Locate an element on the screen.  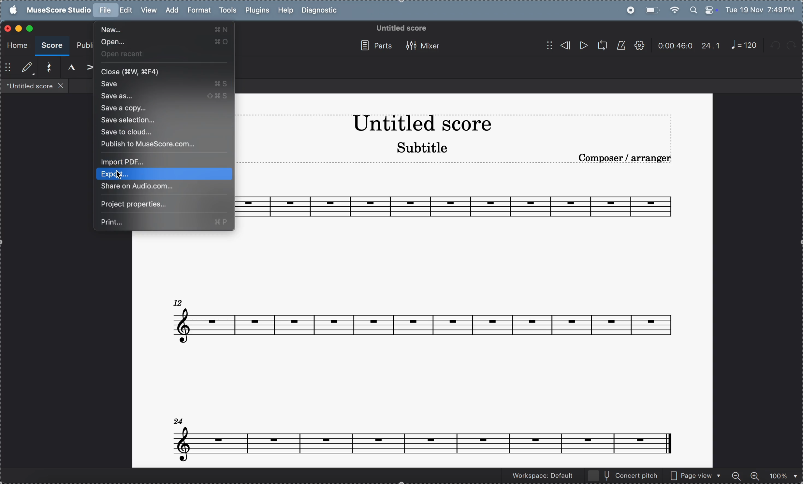
format is located at coordinates (198, 10).